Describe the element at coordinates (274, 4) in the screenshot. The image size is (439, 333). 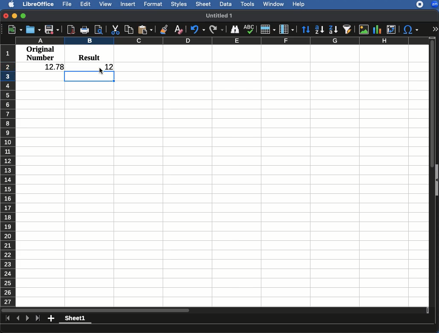
I see `Window` at that location.